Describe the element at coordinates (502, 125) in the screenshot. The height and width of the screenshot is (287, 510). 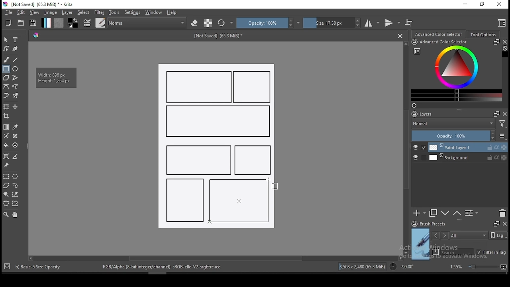
I see `Filter` at that location.